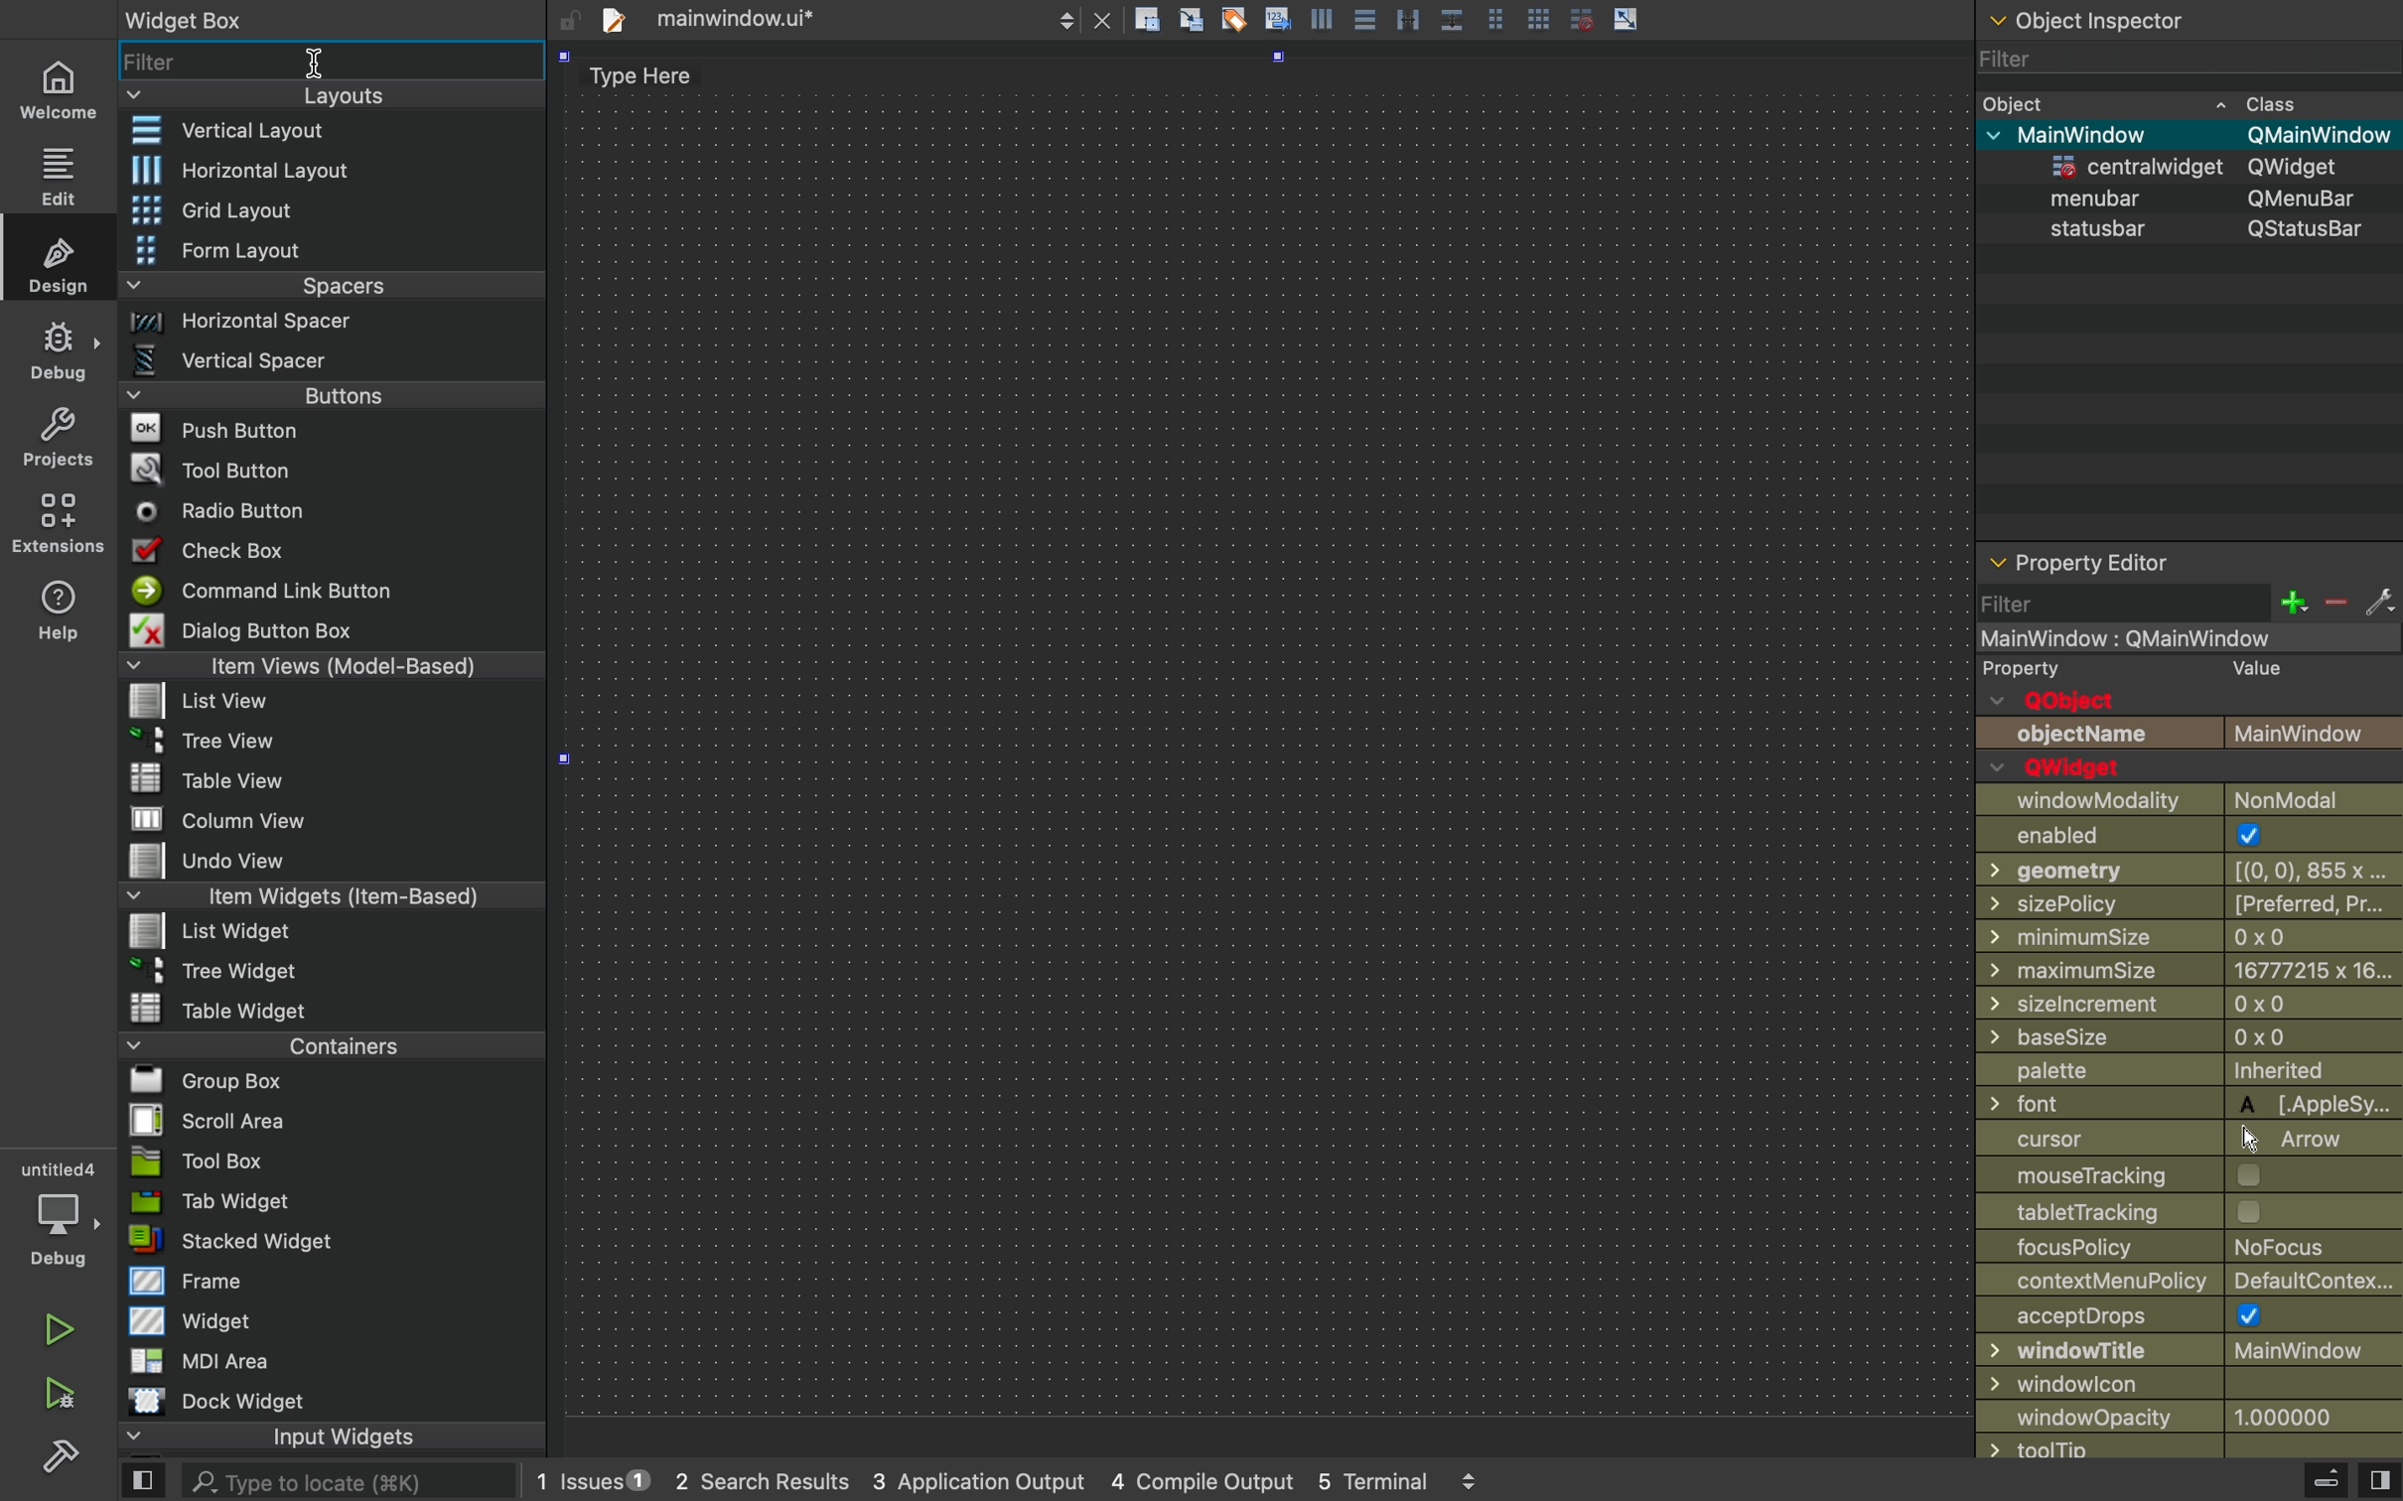 Image resolution: width=2403 pixels, height=1501 pixels. Describe the element at coordinates (1454, 16) in the screenshot. I see `Box` at that location.